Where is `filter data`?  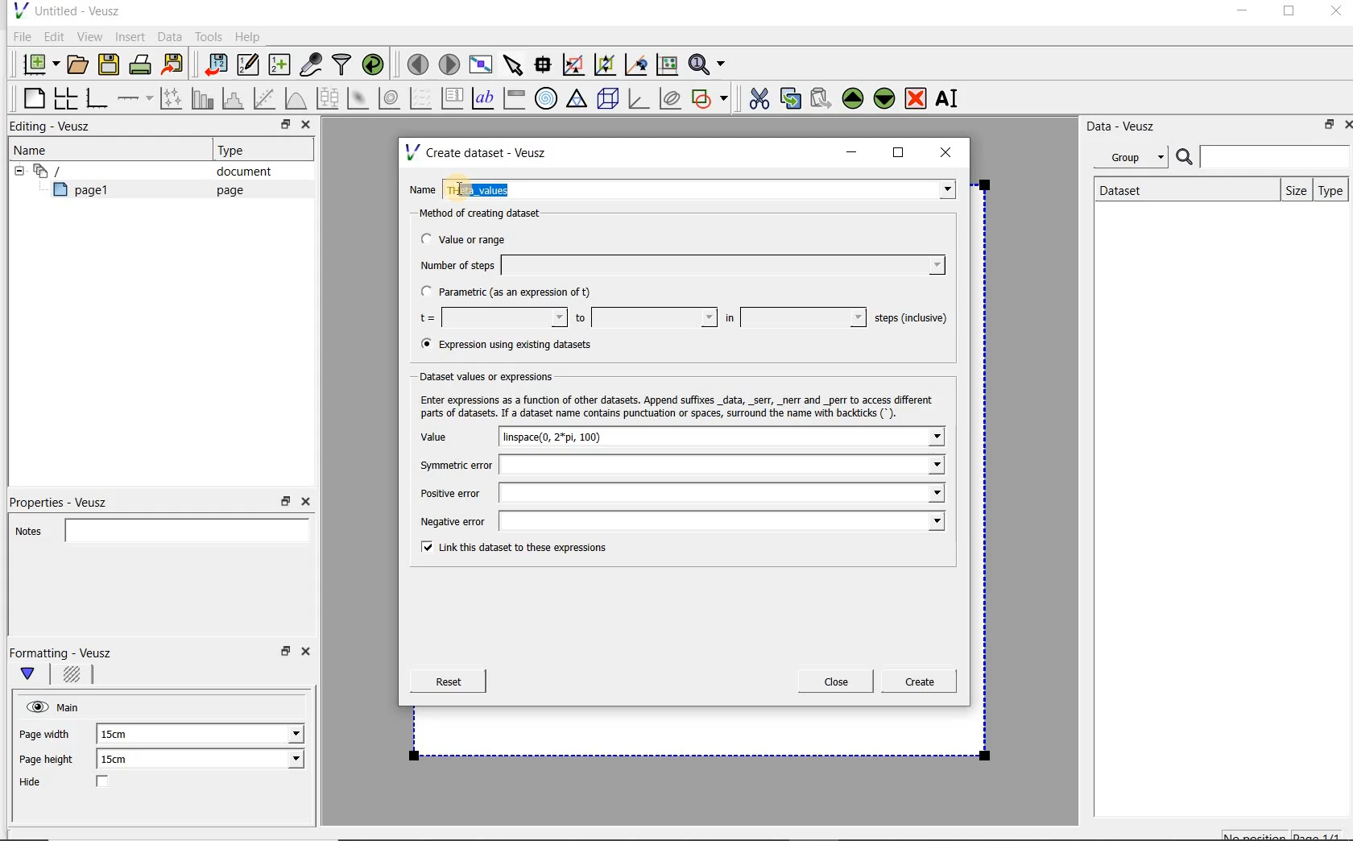 filter data is located at coordinates (342, 66).